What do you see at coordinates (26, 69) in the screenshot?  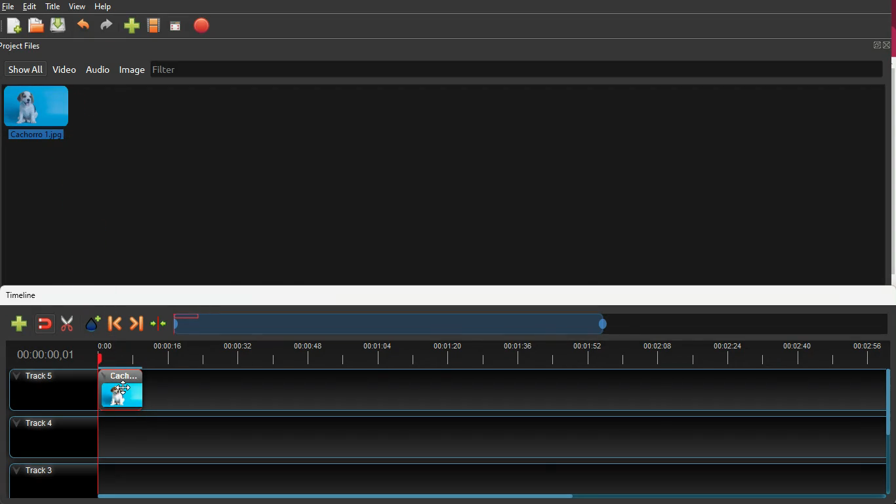 I see `show all` at bounding box center [26, 69].